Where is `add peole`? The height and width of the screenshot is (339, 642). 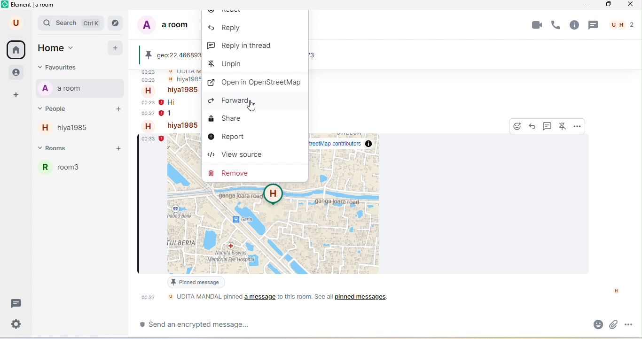
add peole is located at coordinates (117, 111).